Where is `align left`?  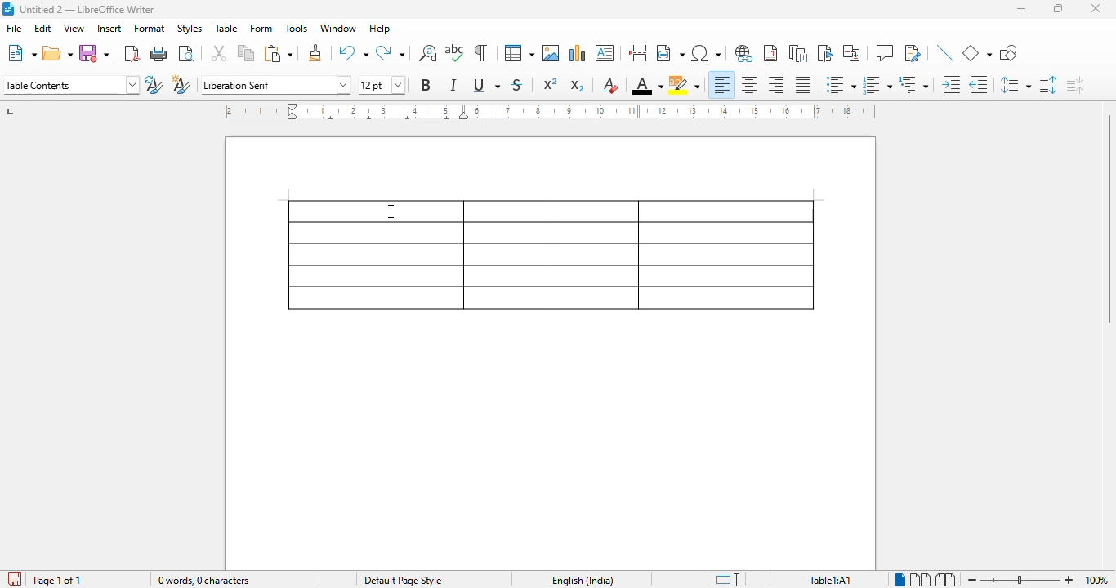
align left is located at coordinates (722, 85).